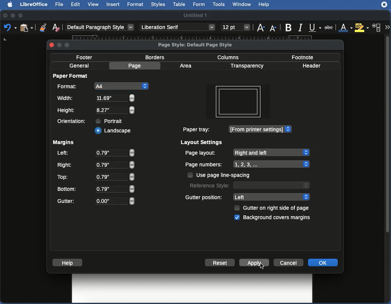 This screenshot has width=391, height=304. What do you see at coordinates (66, 98) in the screenshot?
I see `Width` at bounding box center [66, 98].